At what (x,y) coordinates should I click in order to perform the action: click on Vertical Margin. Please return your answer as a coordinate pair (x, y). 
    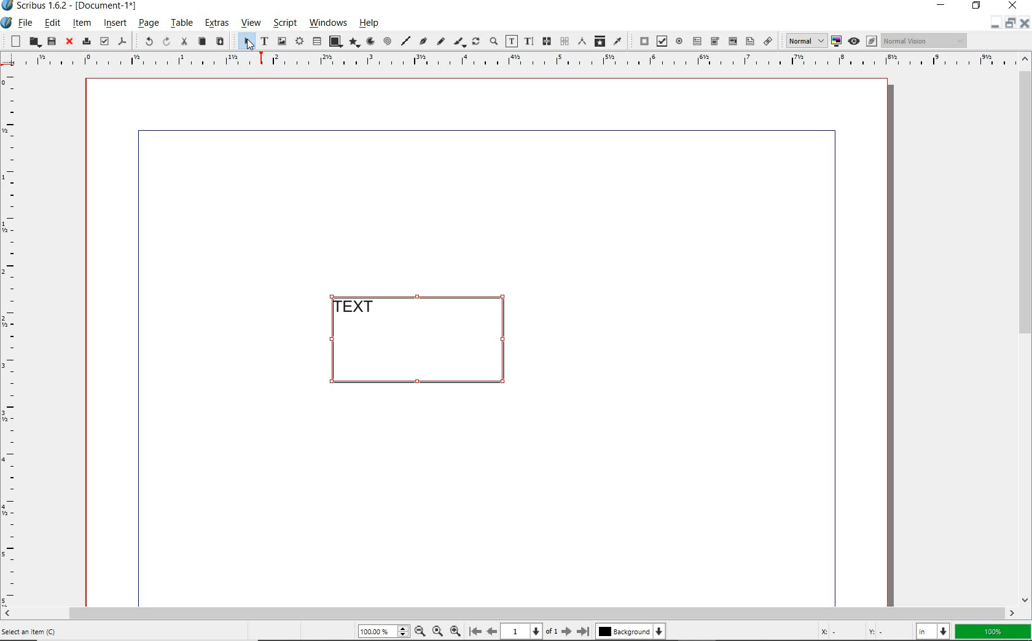
    Looking at the image, I should click on (14, 338).